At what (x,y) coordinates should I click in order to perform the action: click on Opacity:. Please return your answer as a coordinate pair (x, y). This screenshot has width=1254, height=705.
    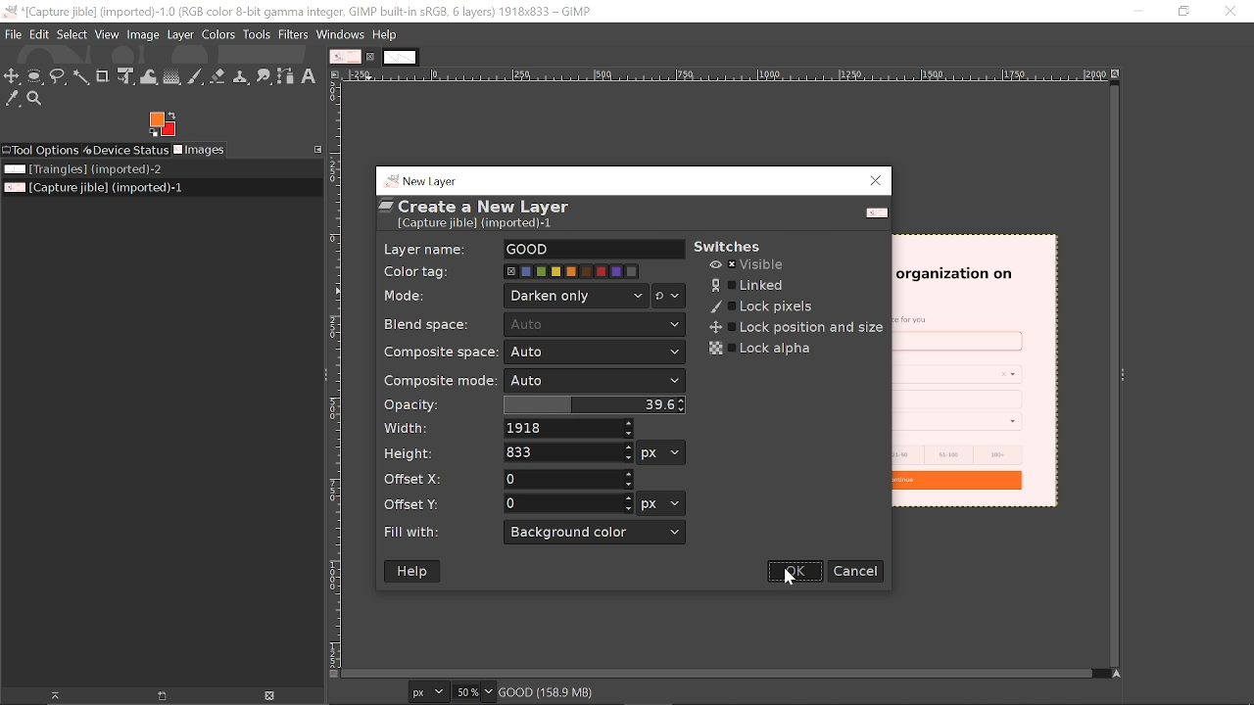
    Looking at the image, I should click on (412, 405).